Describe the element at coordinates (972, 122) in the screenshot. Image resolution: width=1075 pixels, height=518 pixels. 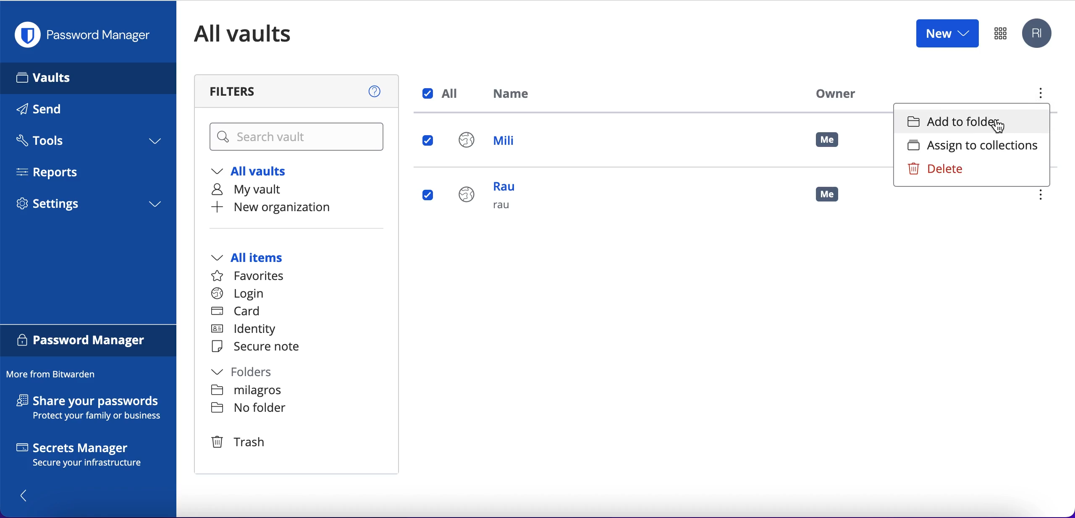
I see `add to folder` at that location.